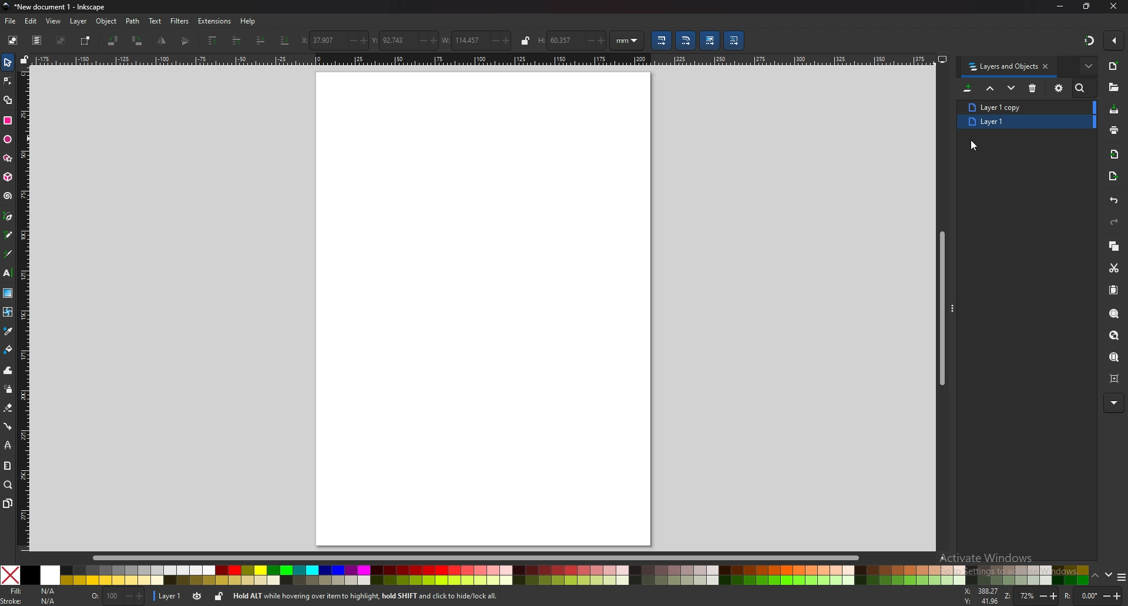 The height and width of the screenshot is (606, 1128). What do you see at coordinates (1113, 175) in the screenshot?
I see `export` at bounding box center [1113, 175].